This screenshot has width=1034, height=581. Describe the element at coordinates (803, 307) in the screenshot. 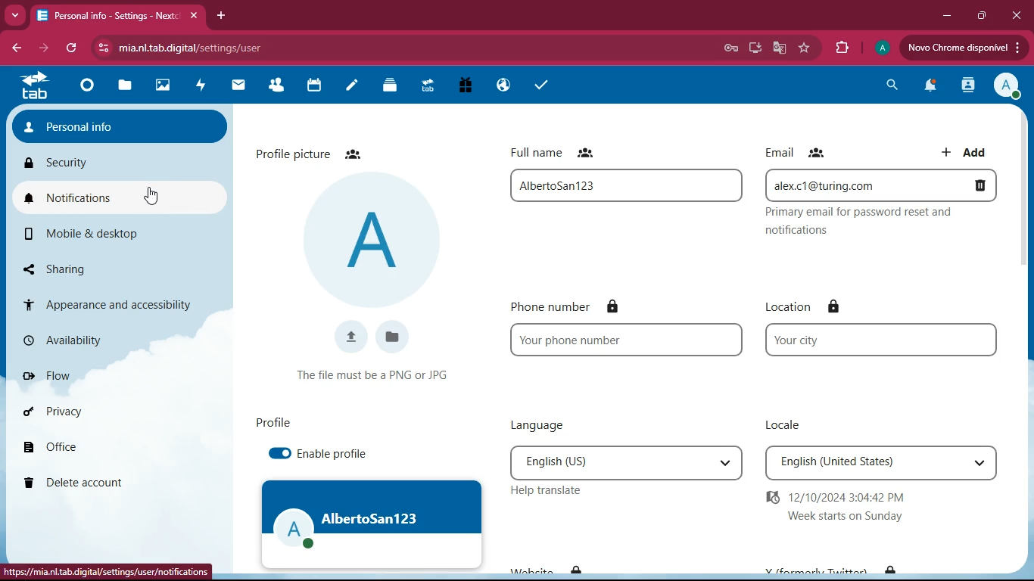

I see `location` at that location.